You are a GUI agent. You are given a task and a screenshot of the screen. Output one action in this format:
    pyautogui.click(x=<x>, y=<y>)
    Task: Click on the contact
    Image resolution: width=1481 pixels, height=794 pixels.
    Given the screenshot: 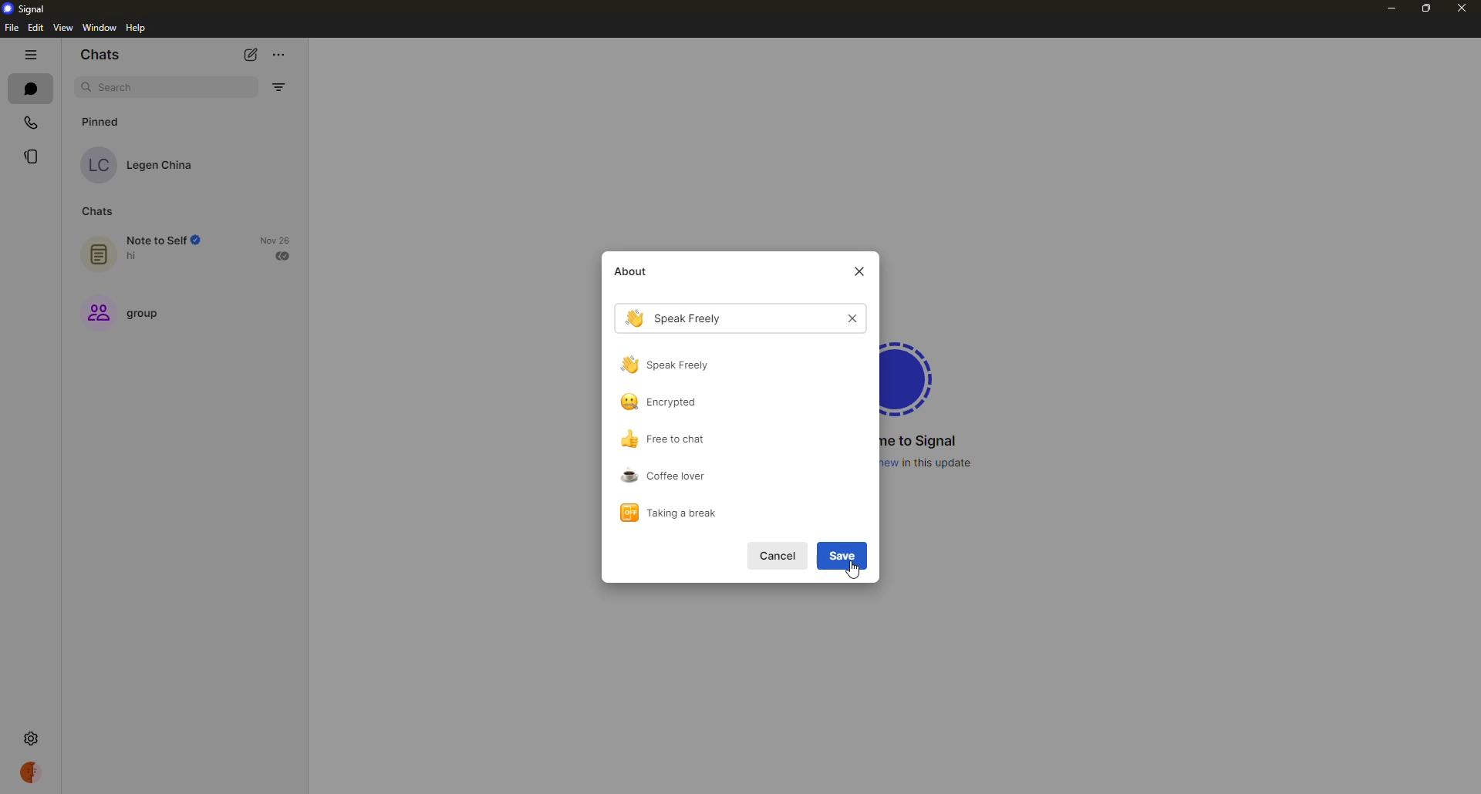 What is the action you would take?
    pyautogui.click(x=141, y=164)
    